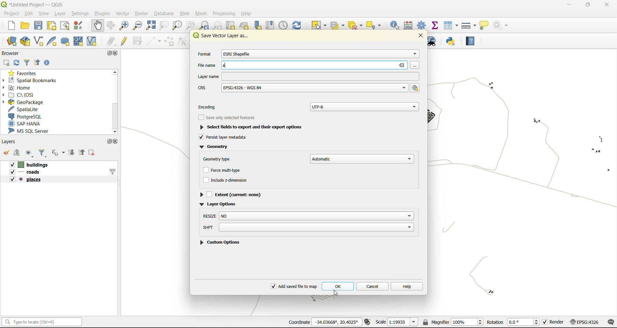 This screenshot has height=328, width=617. Describe the element at coordinates (260, 26) in the screenshot. I see `new spatial bookmark` at that location.